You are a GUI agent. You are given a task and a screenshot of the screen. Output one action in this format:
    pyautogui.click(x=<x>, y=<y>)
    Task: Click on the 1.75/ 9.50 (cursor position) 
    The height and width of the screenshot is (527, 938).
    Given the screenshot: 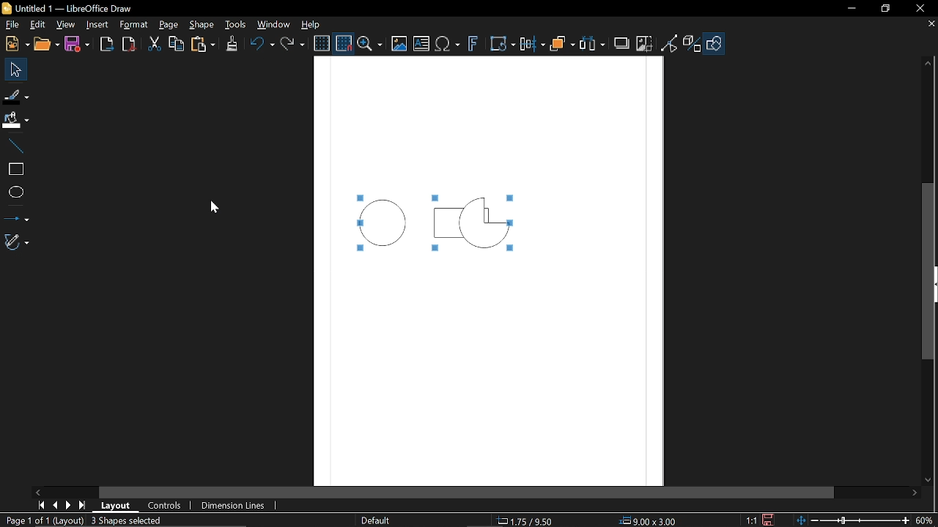 What is the action you would take?
    pyautogui.click(x=525, y=520)
    